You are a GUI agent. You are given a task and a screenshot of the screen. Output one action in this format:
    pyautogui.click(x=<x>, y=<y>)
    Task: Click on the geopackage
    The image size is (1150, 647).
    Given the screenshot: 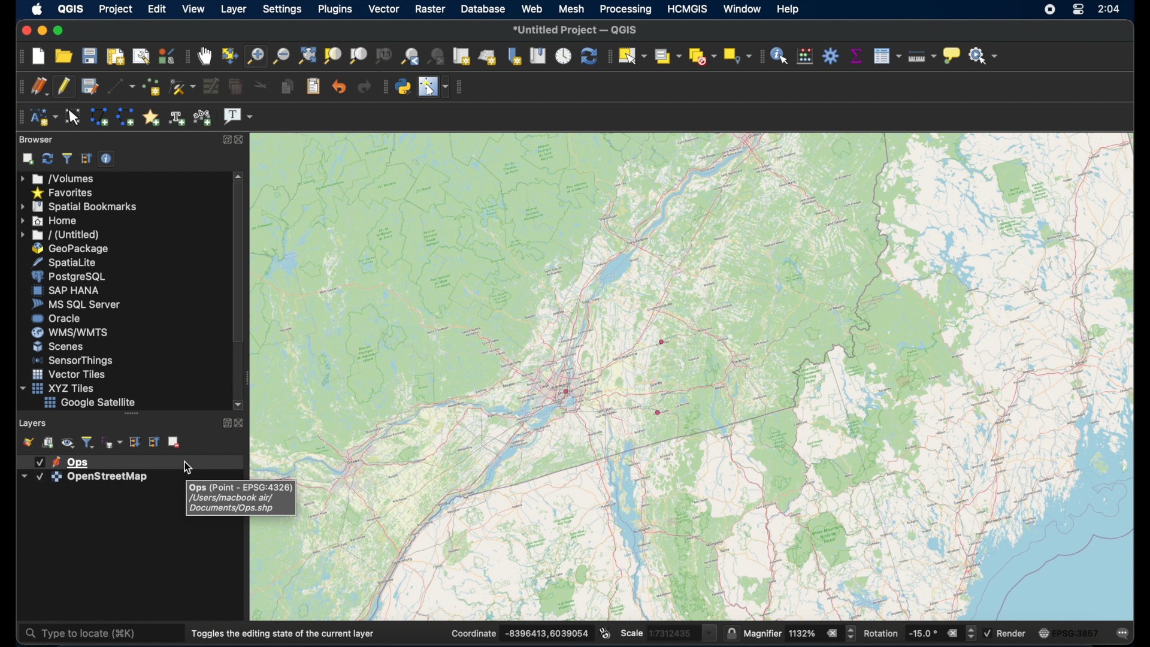 What is the action you would take?
    pyautogui.click(x=66, y=249)
    